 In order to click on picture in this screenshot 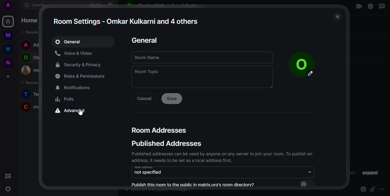, I will do `click(303, 65)`.